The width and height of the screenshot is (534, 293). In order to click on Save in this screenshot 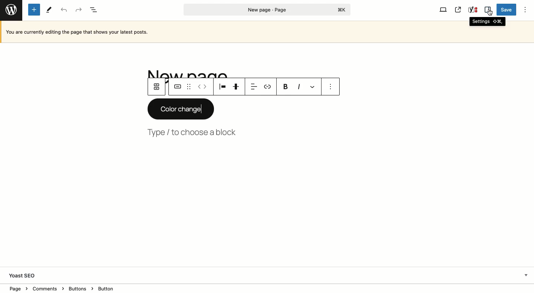, I will do `click(507, 10)`.